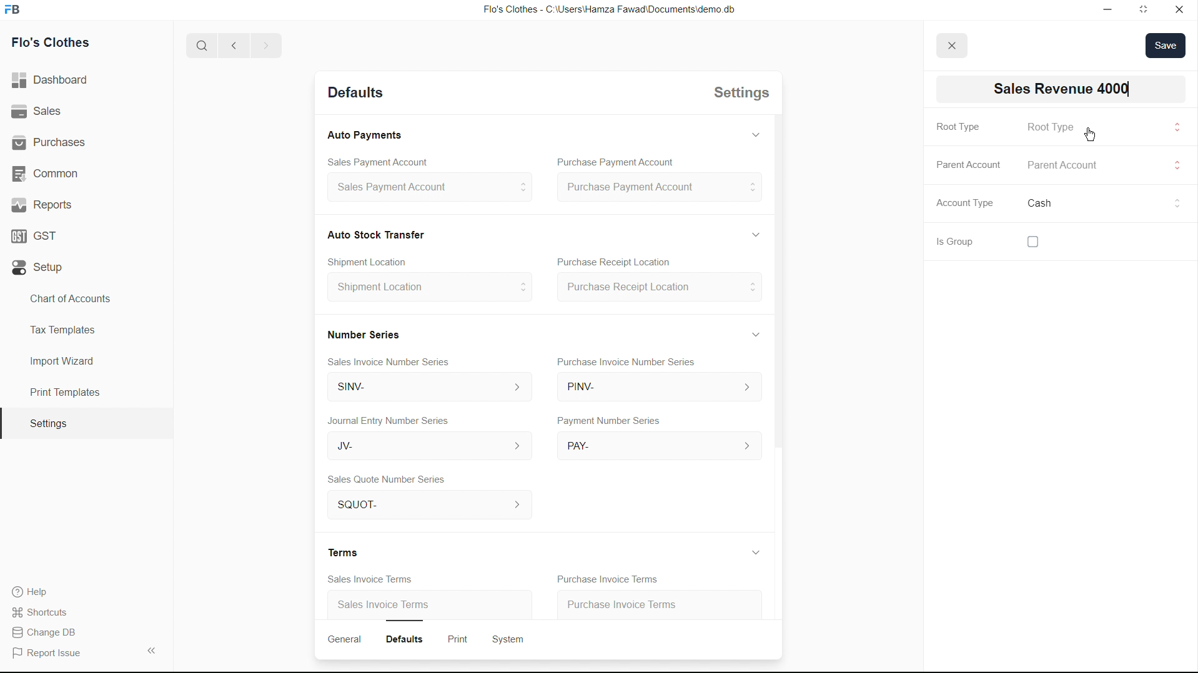 The image size is (1198, 673). What do you see at coordinates (230, 46) in the screenshot?
I see `Back` at bounding box center [230, 46].